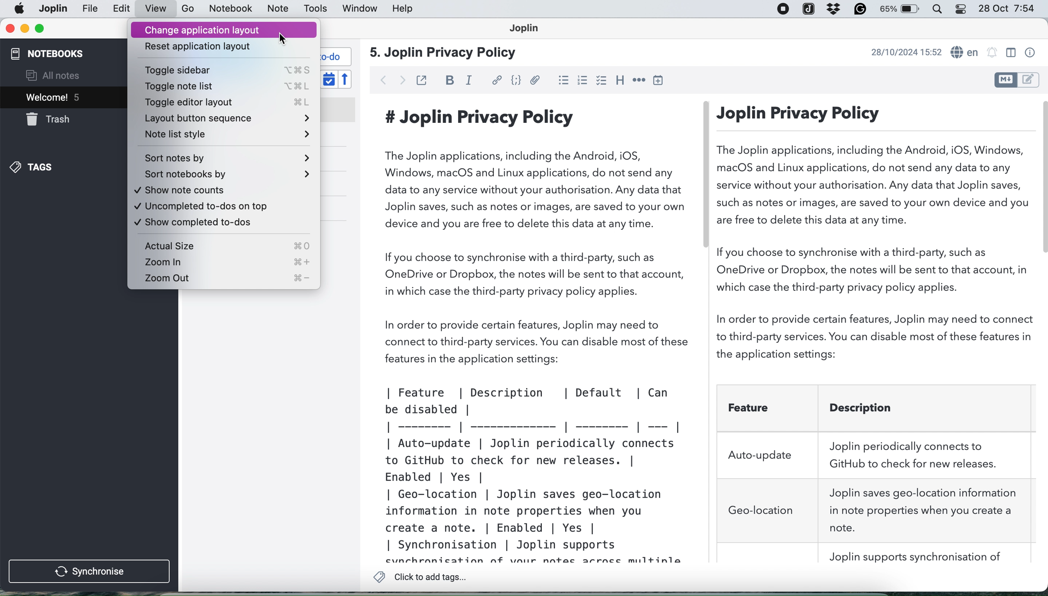  I want to click on  Joplin Privacy Policy The Joplin applications, including the Android, iOS, Windows, macOS and Linux applications, do not send any data to any service without your authorisation. Any data that Joplin saves, such as notes or images, are saved to your own device and you are free to delete this data at any time. If you choose to synchronise with a third-party, such as OneDrive or Dropbox, the notes will be sent to that account, in which case the third-party privacy policy applies. In order to provide certain features, Joplin may need to connect to third-party services. You can disable most of these features in the application settings: Feature Description Joplin periodically connects to Auto-update GitHub to check for new releases. Joplin saves geo-location information Geo-location in note properties when you create a note., so click(875, 333).